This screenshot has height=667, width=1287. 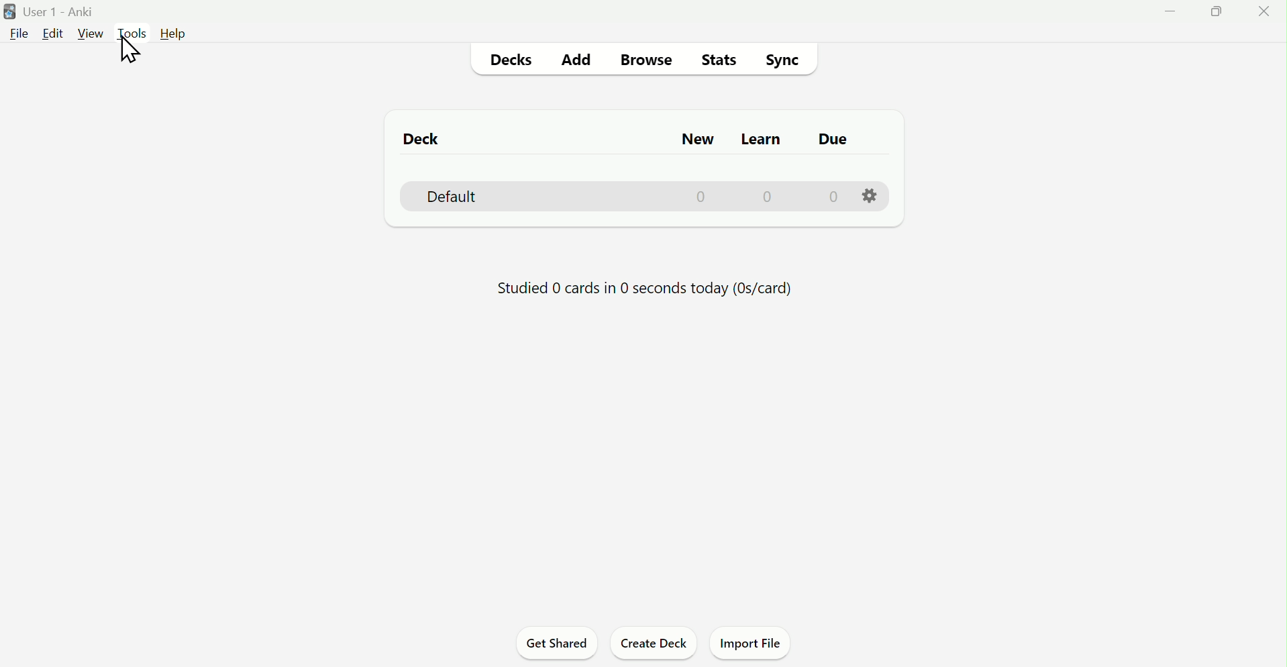 I want to click on Progress bar, so click(x=646, y=288).